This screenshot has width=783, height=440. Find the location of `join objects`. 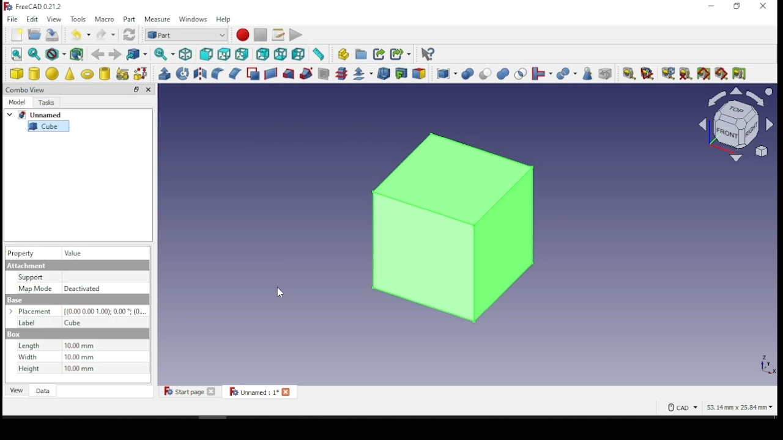

join objects is located at coordinates (542, 74).